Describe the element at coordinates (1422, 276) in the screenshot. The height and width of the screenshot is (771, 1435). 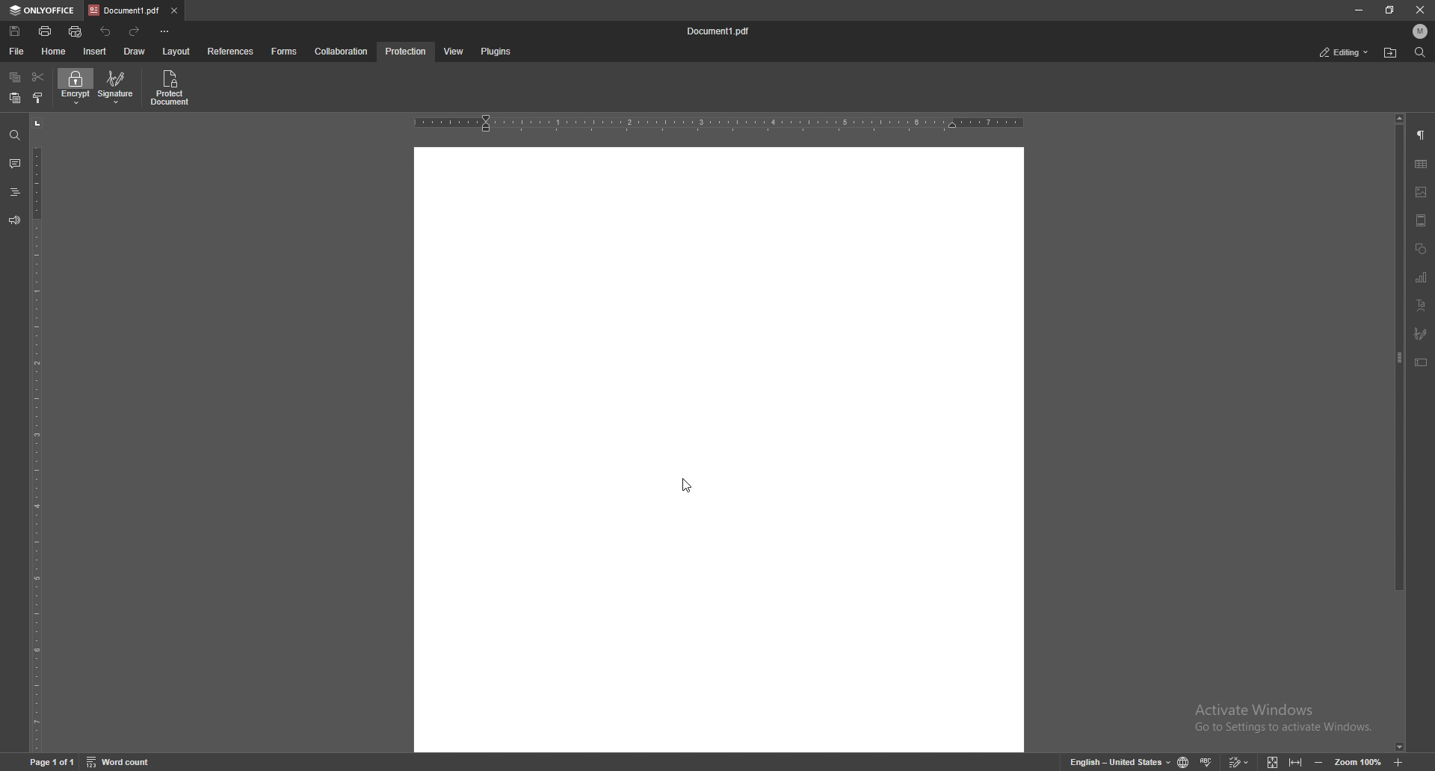
I see `chart` at that location.